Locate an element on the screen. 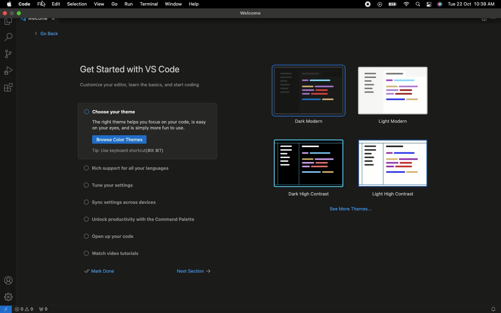 The image size is (501, 313). Guide text is located at coordinates (150, 125).